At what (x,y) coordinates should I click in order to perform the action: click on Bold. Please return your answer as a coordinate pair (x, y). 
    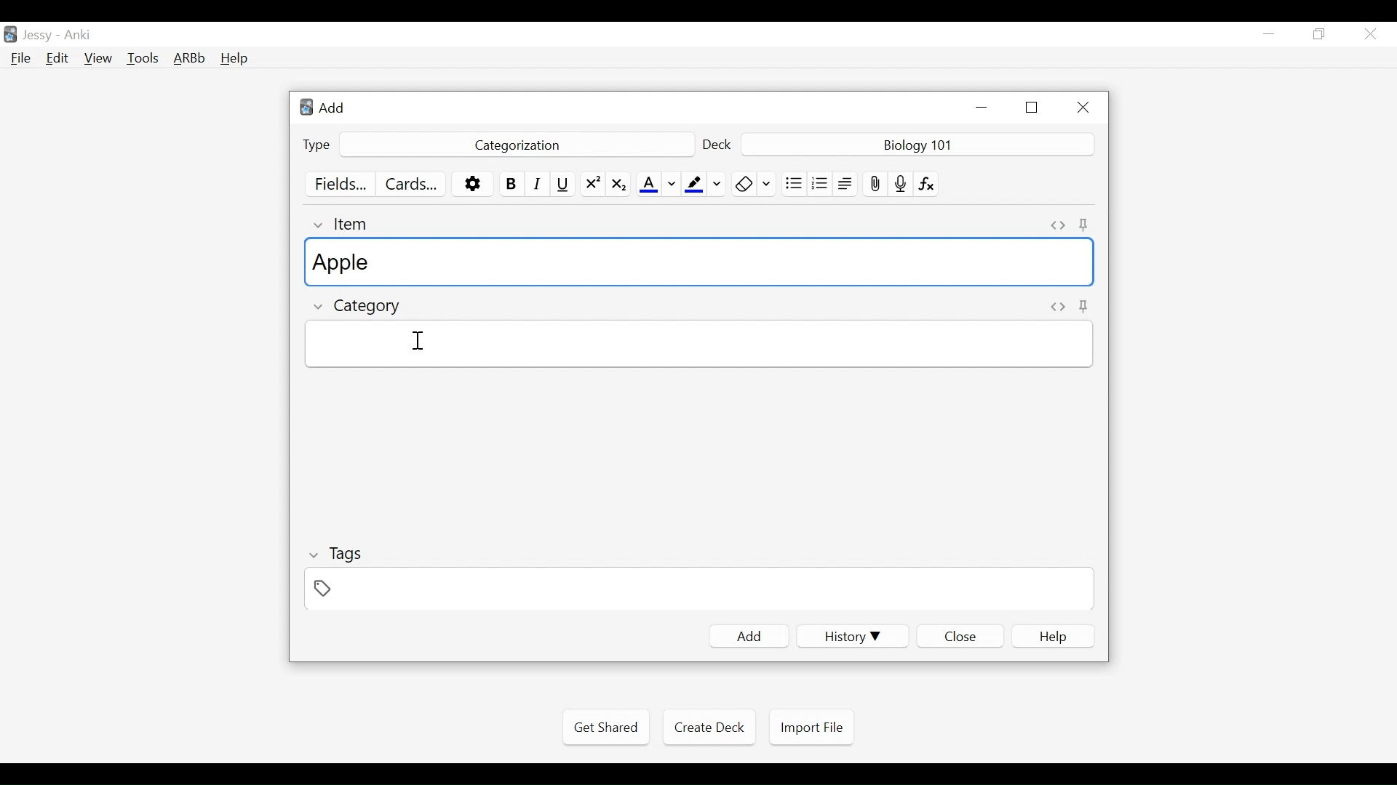
    Looking at the image, I should click on (512, 184).